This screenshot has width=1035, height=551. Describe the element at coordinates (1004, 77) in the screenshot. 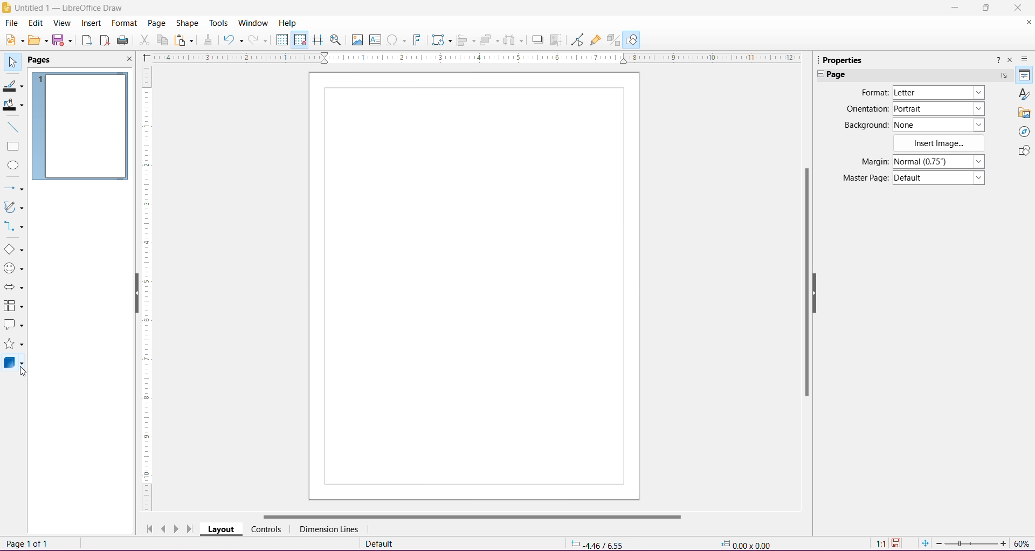

I see `More Options` at that location.